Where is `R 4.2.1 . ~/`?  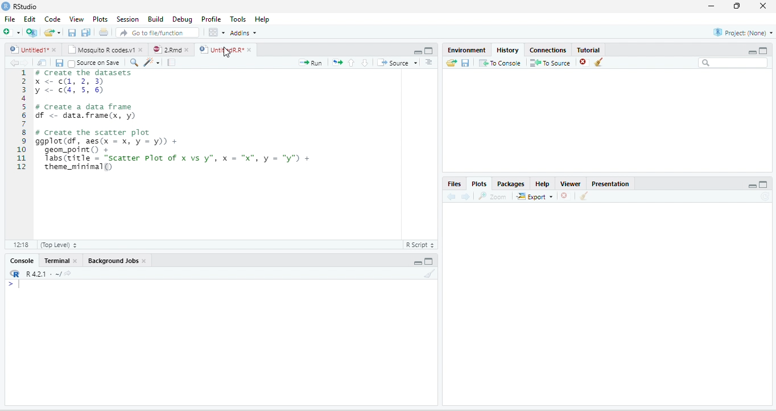 R 4.2.1 . ~/ is located at coordinates (43, 274).